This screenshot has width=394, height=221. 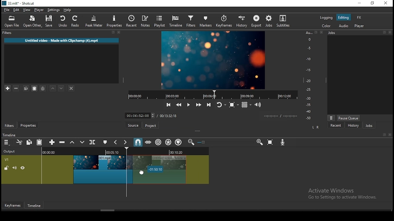 What do you see at coordinates (40, 142) in the screenshot?
I see `paste` at bounding box center [40, 142].